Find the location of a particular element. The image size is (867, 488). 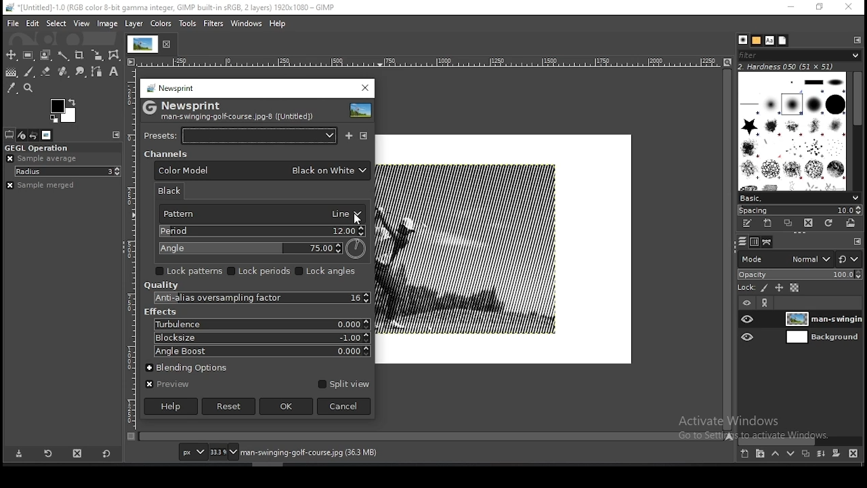

mouse pointer is located at coordinates (360, 220).